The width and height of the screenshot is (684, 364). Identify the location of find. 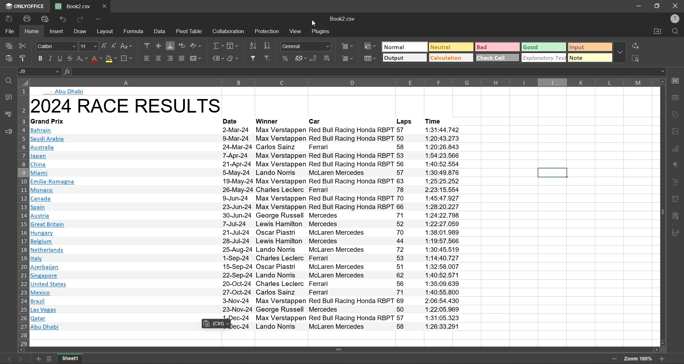
(676, 32).